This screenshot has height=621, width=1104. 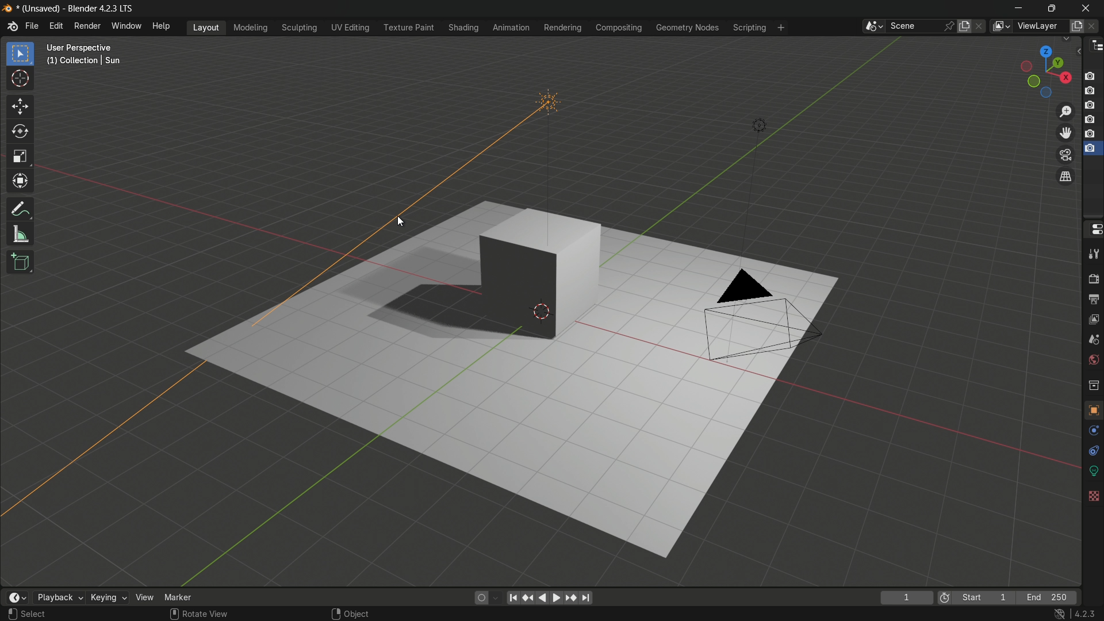 I want to click on no internet icon, so click(x=1061, y=614).